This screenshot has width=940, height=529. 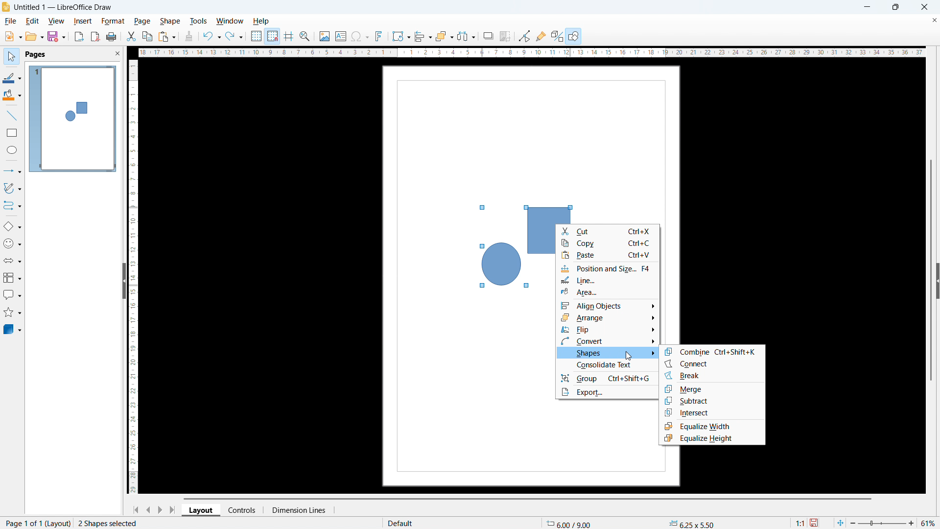 What do you see at coordinates (489, 36) in the screenshot?
I see `shadow` at bounding box center [489, 36].